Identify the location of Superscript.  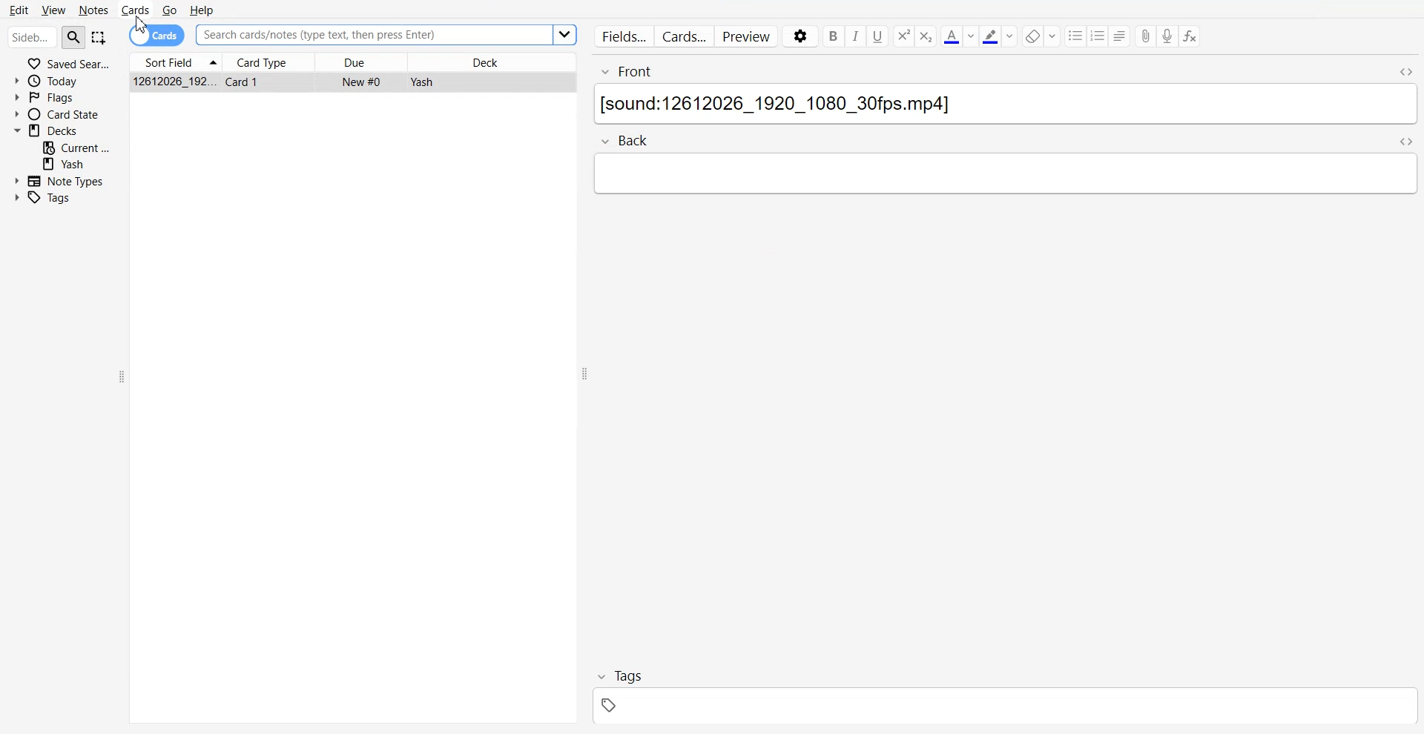
(927, 36).